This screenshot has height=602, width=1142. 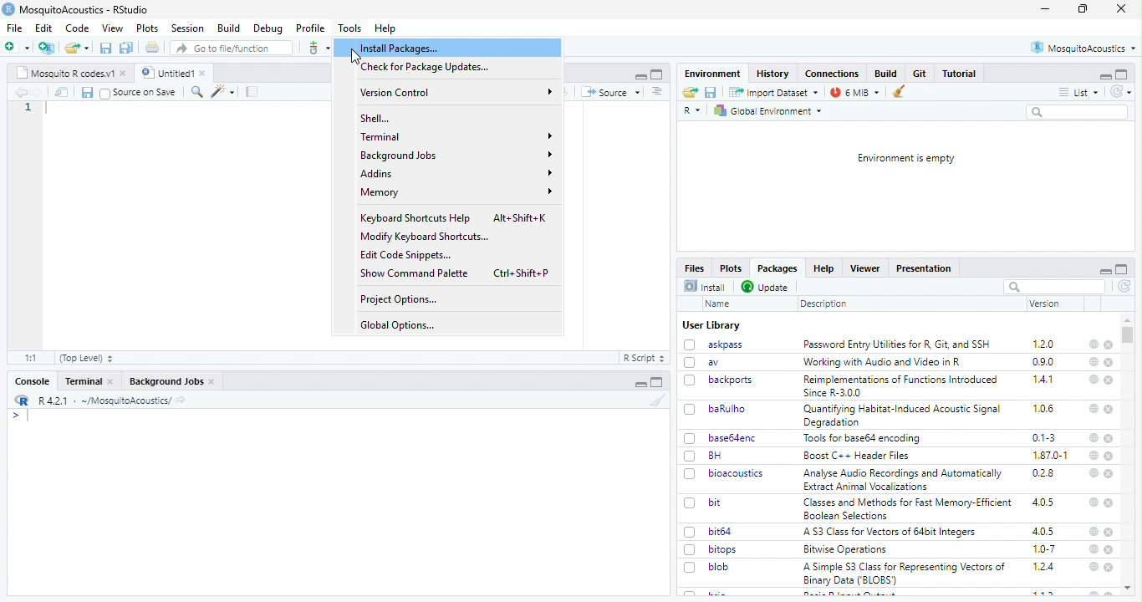 I want to click on checkbox, so click(x=691, y=439).